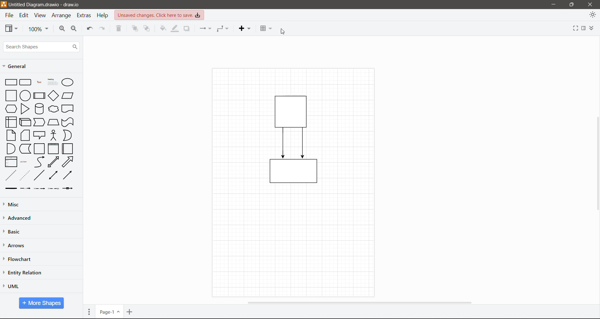  I want to click on draw.io logo, so click(4, 4).